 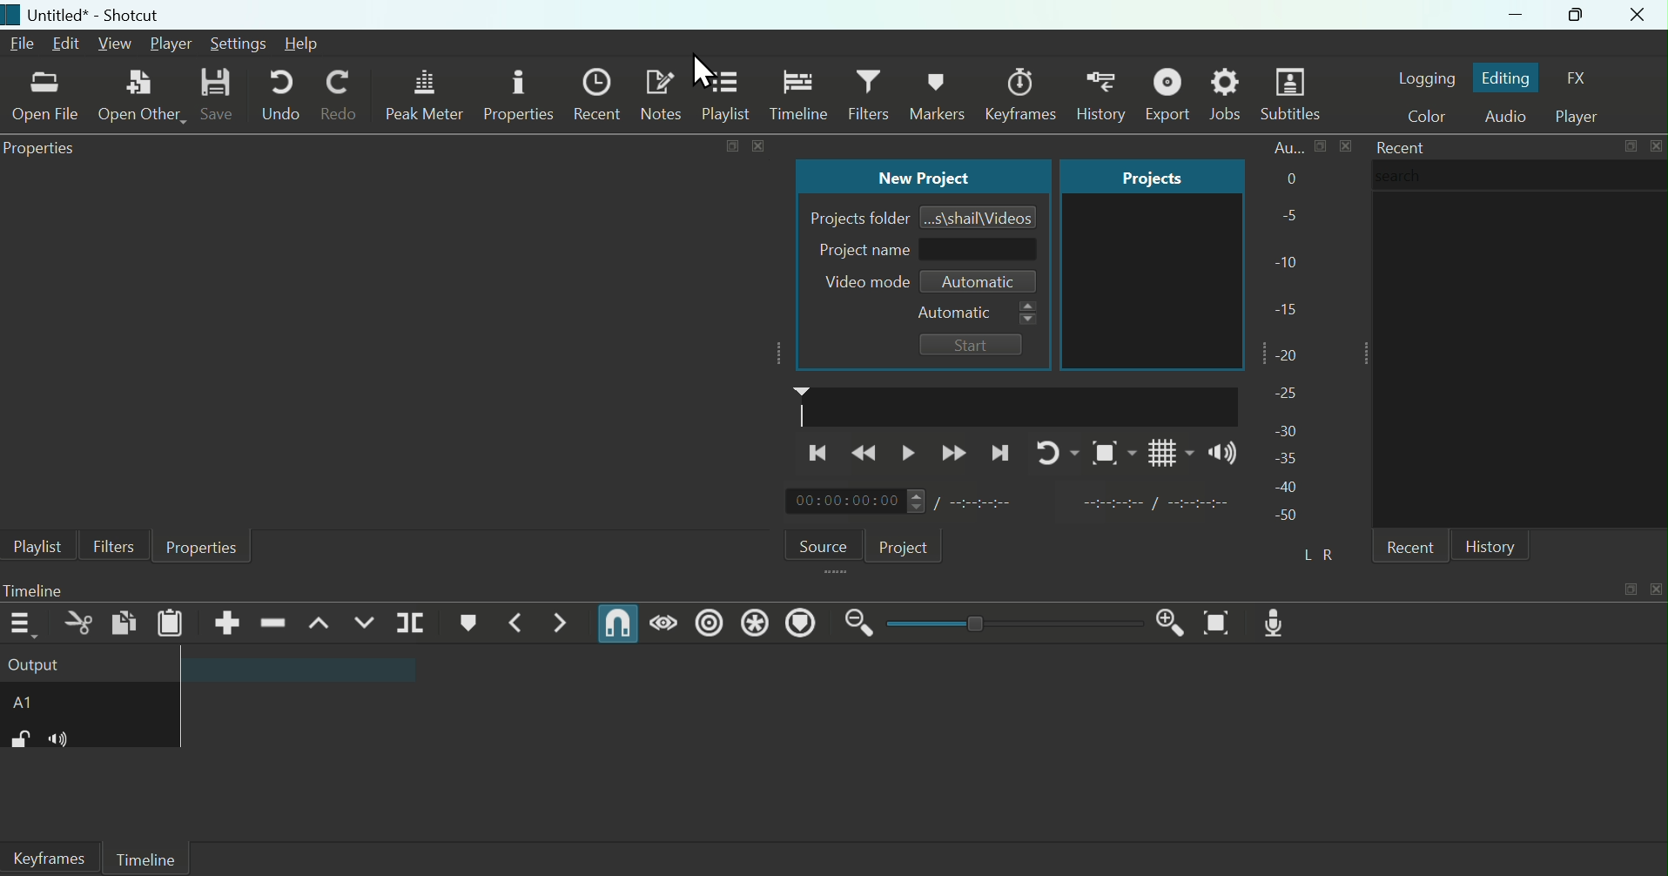 What do you see at coordinates (228, 623) in the screenshot?
I see `Append` at bounding box center [228, 623].